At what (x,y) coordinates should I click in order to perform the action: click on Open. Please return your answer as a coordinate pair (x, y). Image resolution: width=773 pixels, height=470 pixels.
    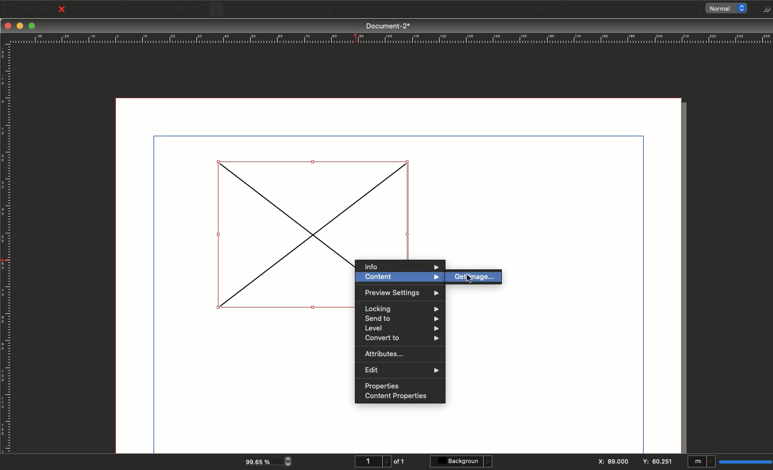
    Looking at the image, I should click on (28, 10).